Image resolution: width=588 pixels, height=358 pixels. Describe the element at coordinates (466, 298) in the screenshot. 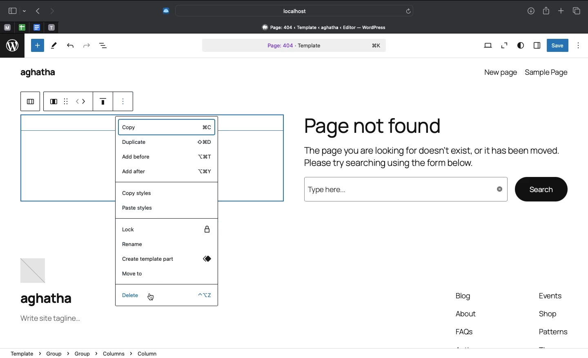

I see `Blog` at that location.